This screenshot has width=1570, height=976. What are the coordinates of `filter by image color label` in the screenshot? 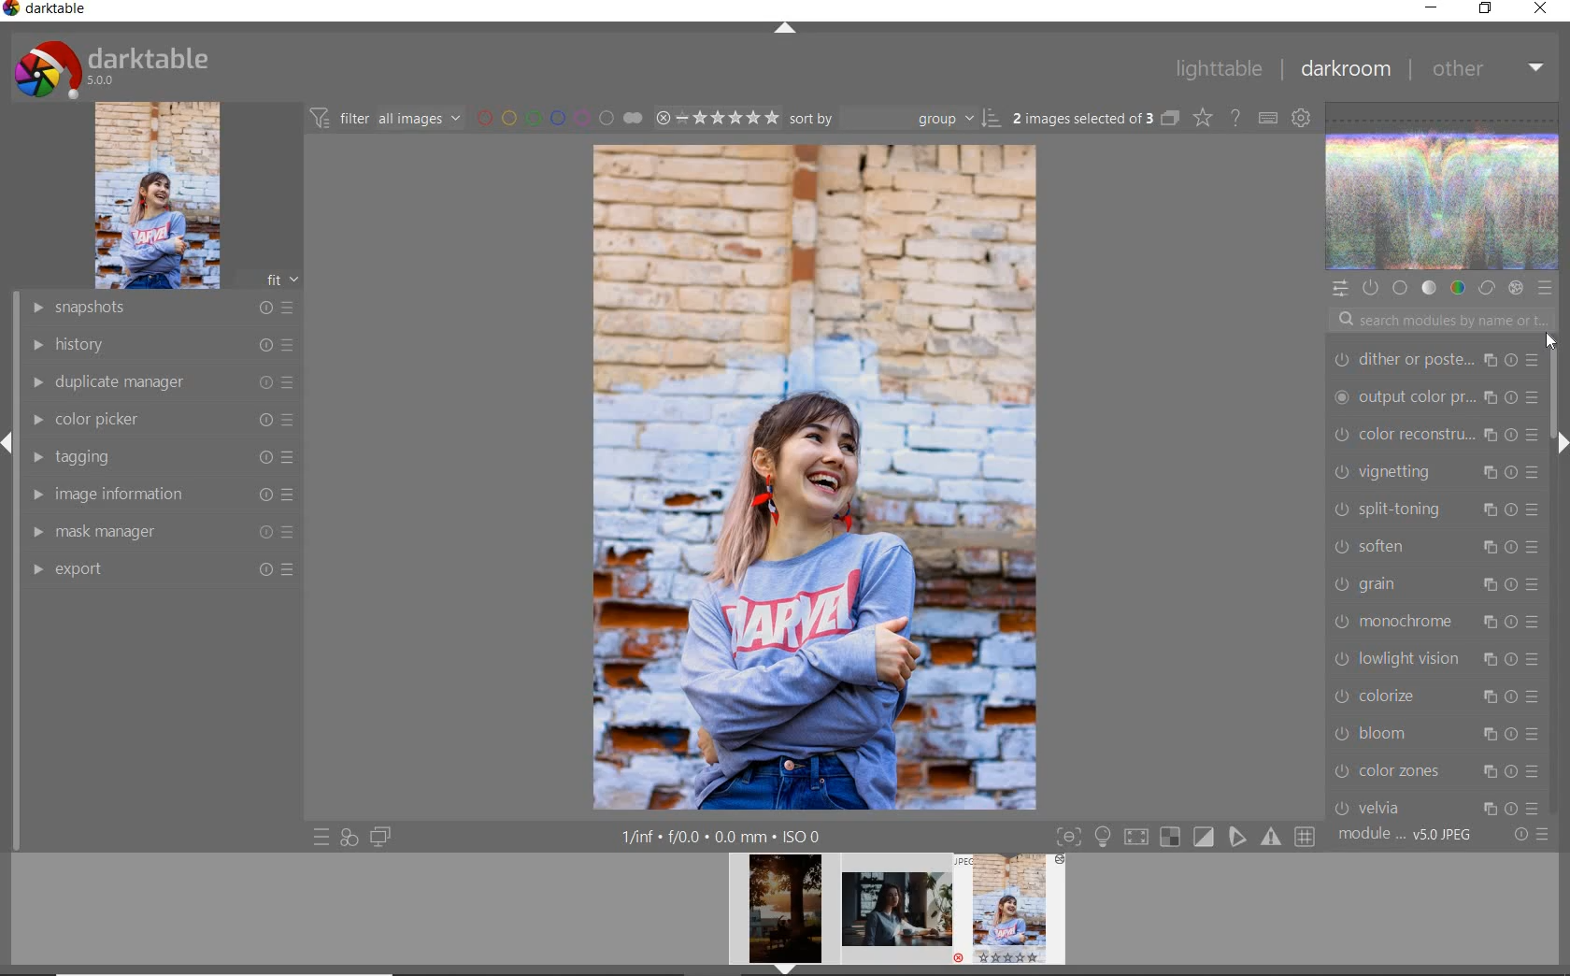 It's located at (557, 117).